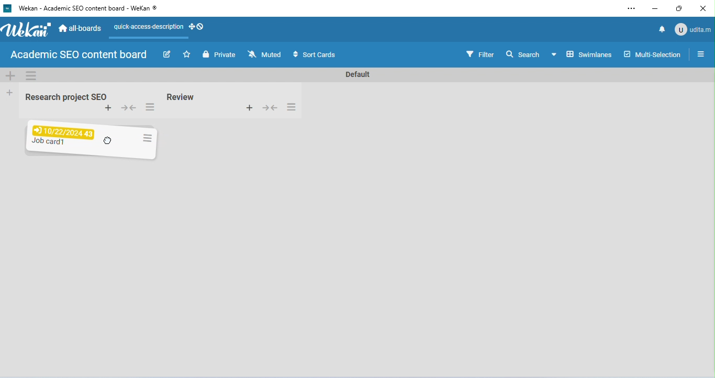 The height and width of the screenshot is (378, 715). What do you see at coordinates (522, 53) in the screenshot?
I see `search` at bounding box center [522, 53].